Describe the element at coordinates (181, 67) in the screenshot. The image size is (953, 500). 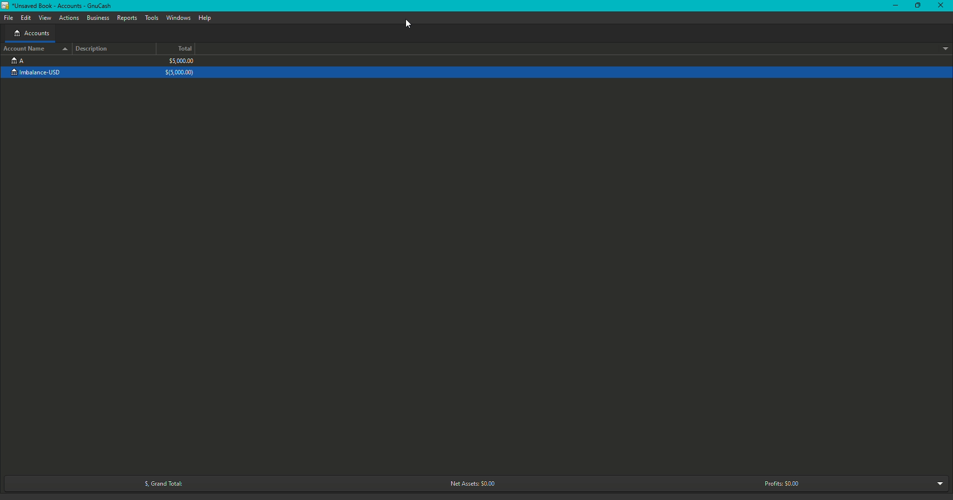
I see `$5,000` at that location.